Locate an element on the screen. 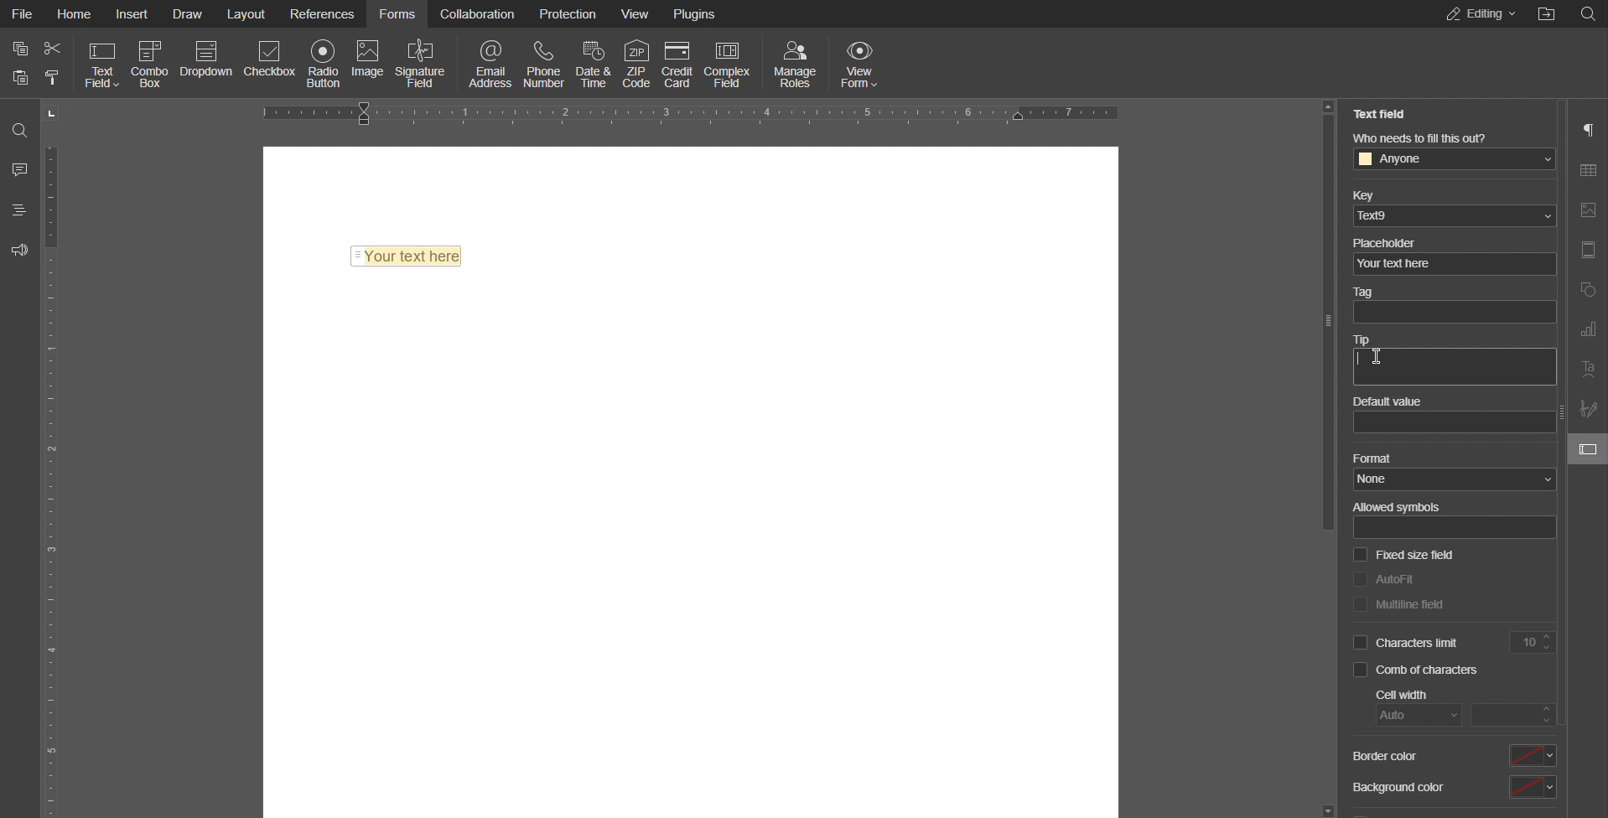  checkbox is located at coordinates (1361, 670).